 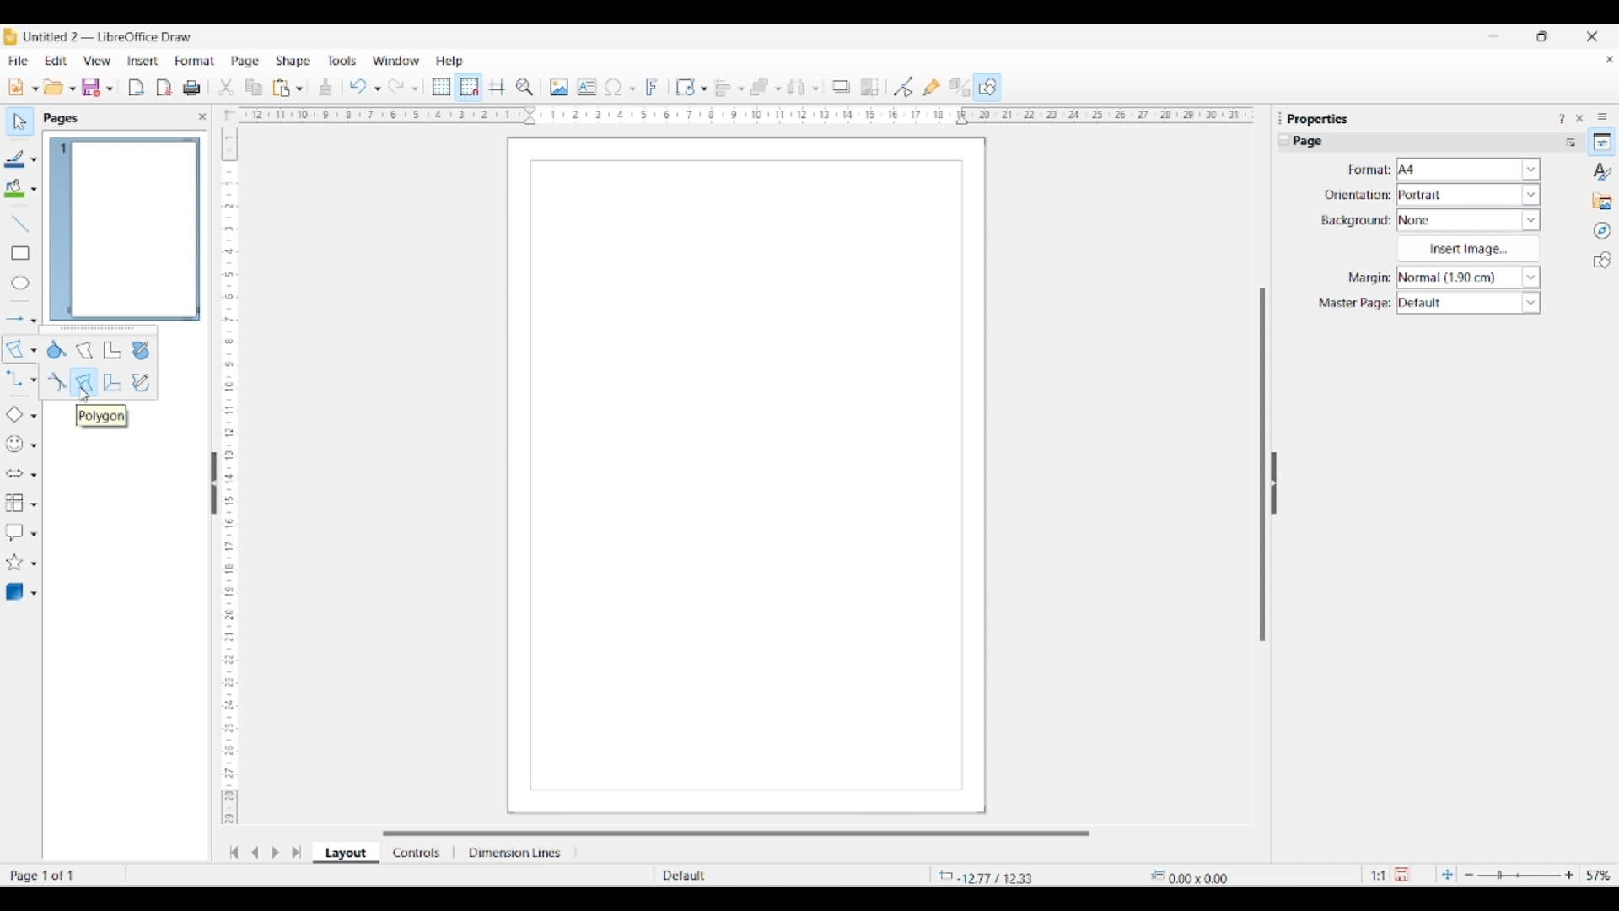 I want to click on View options, so click(x=96, y=61).